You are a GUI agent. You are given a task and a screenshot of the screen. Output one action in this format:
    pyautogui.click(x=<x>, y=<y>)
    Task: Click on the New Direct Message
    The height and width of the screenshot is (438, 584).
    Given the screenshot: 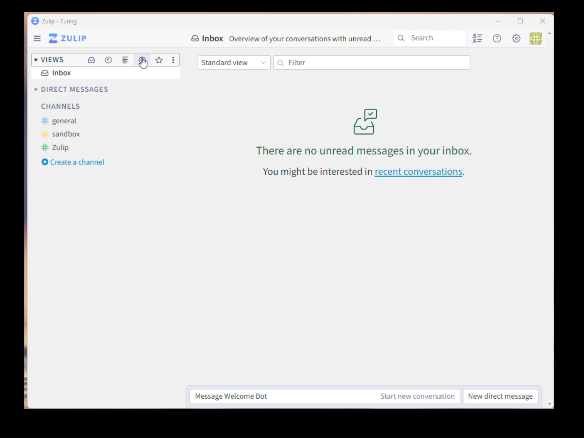 What is the action you would take?
    pyautogui.click(x=501, y=397)
    